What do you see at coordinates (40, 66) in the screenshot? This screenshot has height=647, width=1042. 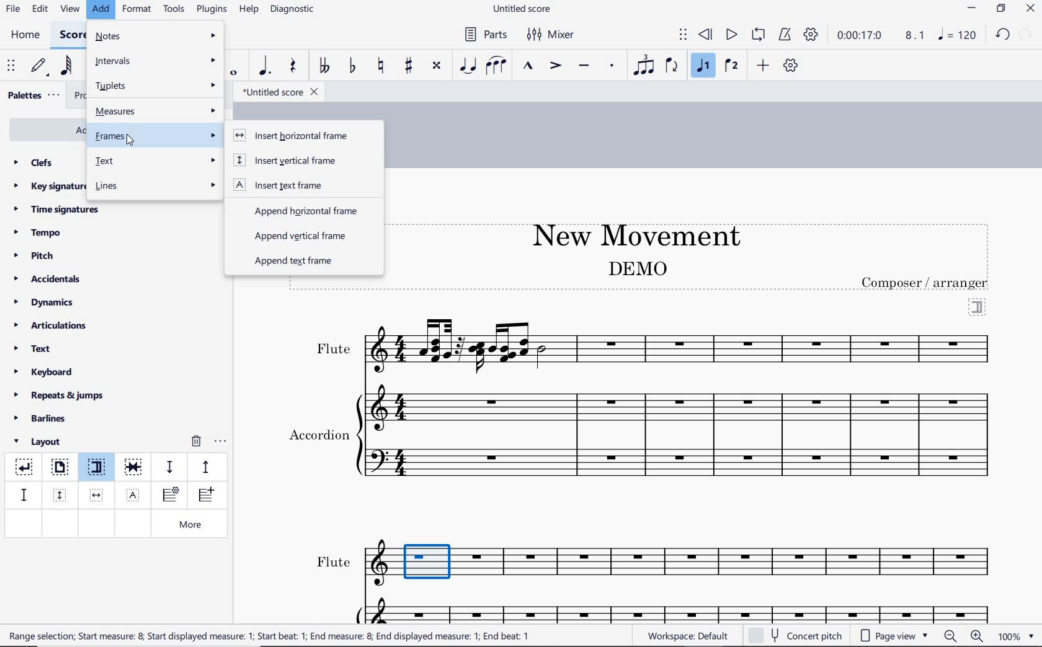 I see `default (step time)` at bounding box center [40, 66].